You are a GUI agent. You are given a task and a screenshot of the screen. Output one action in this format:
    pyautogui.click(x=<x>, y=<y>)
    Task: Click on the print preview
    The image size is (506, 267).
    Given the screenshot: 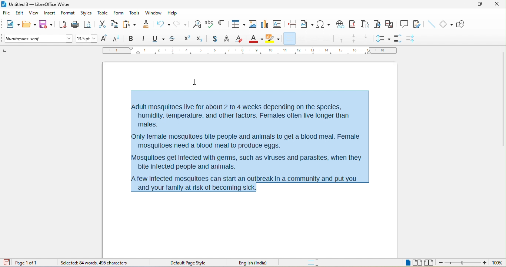 What is the action you would take?
    pyautogui.click(x=89, y=24)
    